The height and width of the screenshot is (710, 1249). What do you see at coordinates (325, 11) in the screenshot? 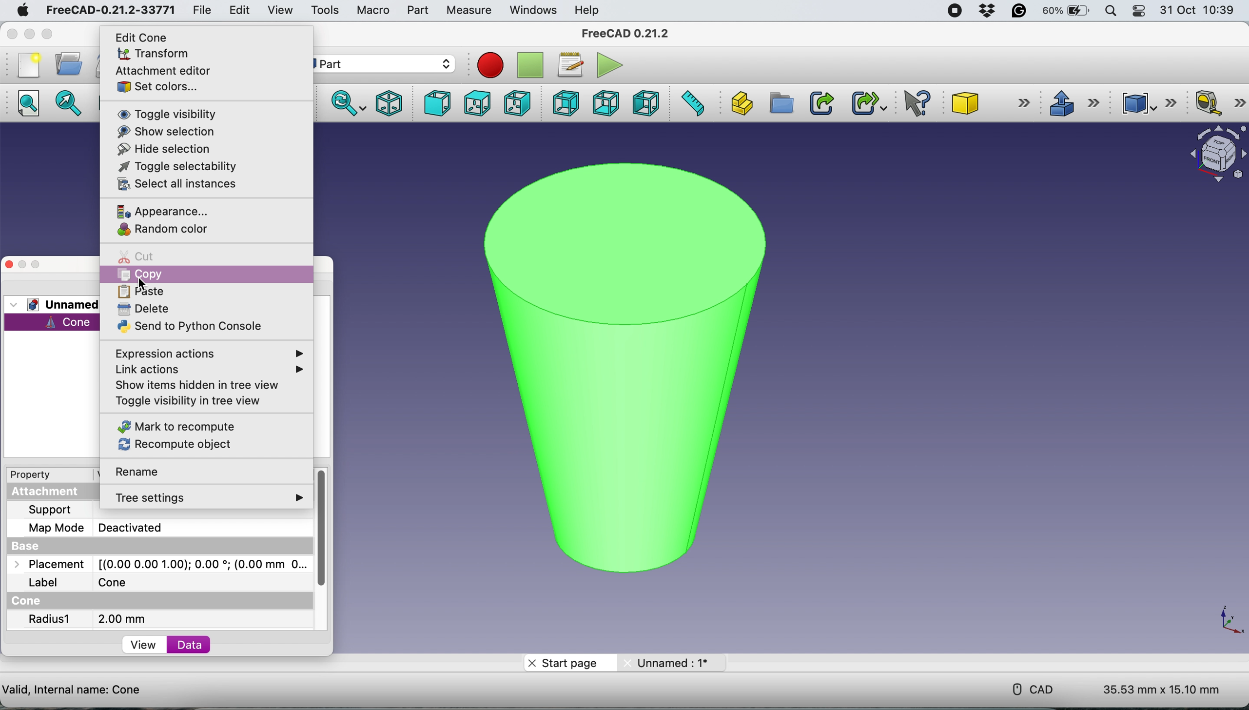
I see `tools` at bounding box center [325, 11].